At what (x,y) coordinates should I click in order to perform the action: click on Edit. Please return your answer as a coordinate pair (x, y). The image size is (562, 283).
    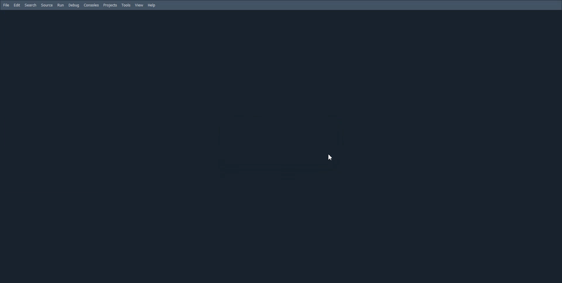
    Looking at the image, I should click on (17, 5).